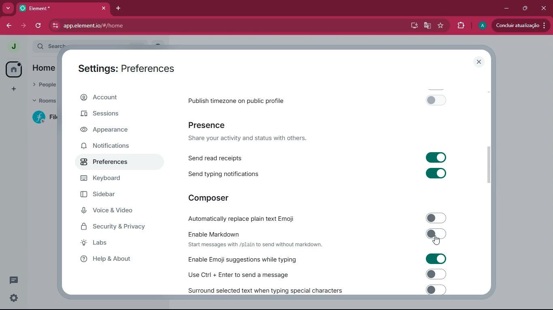 The width and height of the screenshot is (553, 310). Describe the element at coordinates (103, 116) in the screenshot. I see `sessions` at that location.